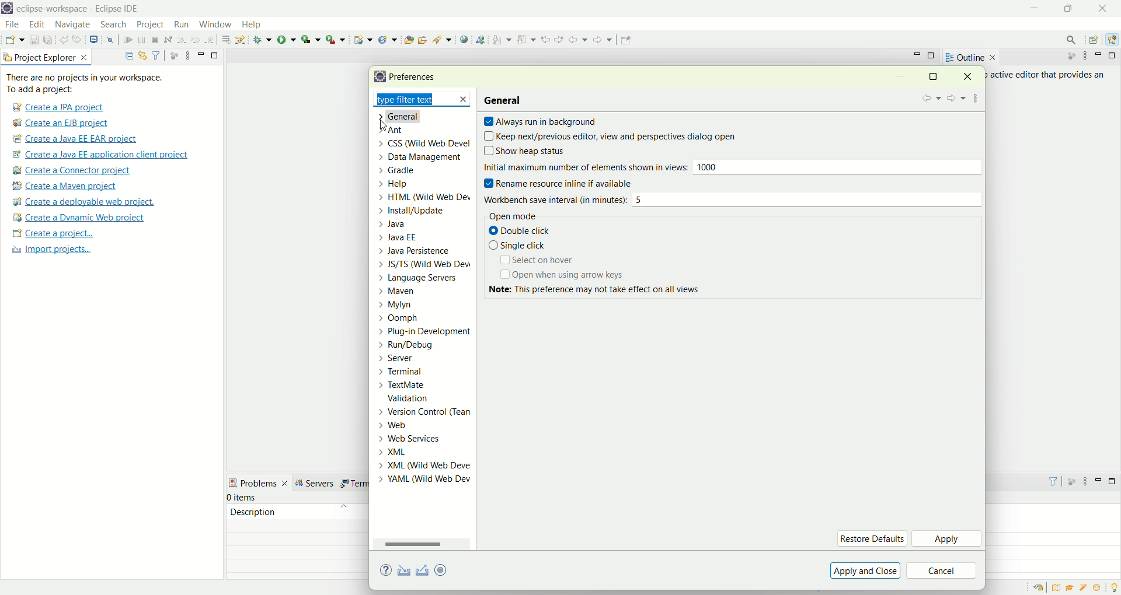 This screenshot has height=595, width=1121. Describe the element at coordinates (215, 54) in the screenshot. I see `maximize` at that location.